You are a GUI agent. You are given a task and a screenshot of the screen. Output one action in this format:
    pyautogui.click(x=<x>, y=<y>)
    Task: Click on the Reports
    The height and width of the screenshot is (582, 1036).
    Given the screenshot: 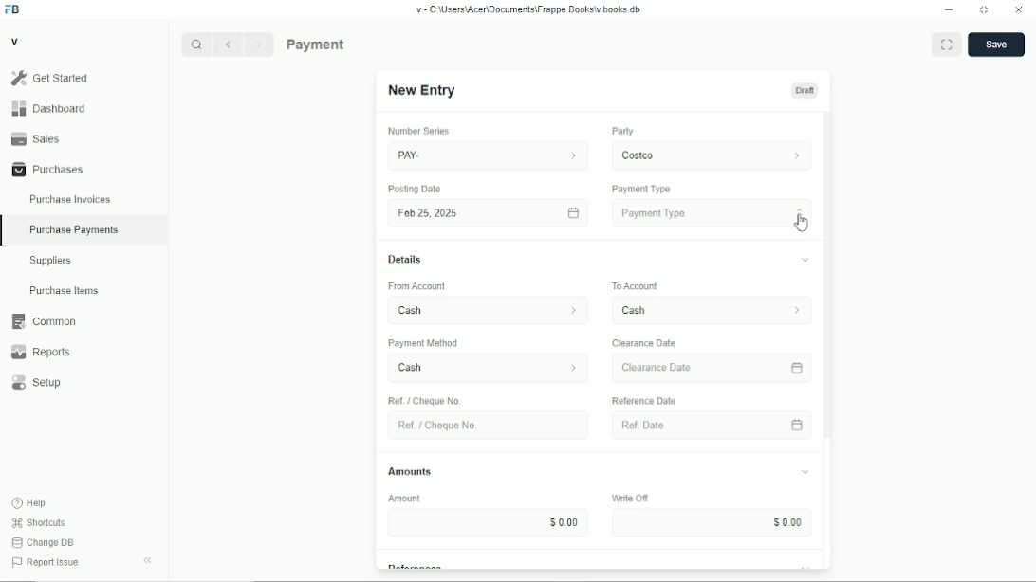 What is the action you would take?
    pyautogui.click(x=84, y=352)
    